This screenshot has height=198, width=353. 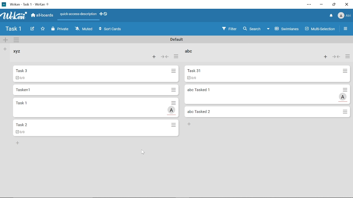 I want to click on more, so click(x=176, y=57).